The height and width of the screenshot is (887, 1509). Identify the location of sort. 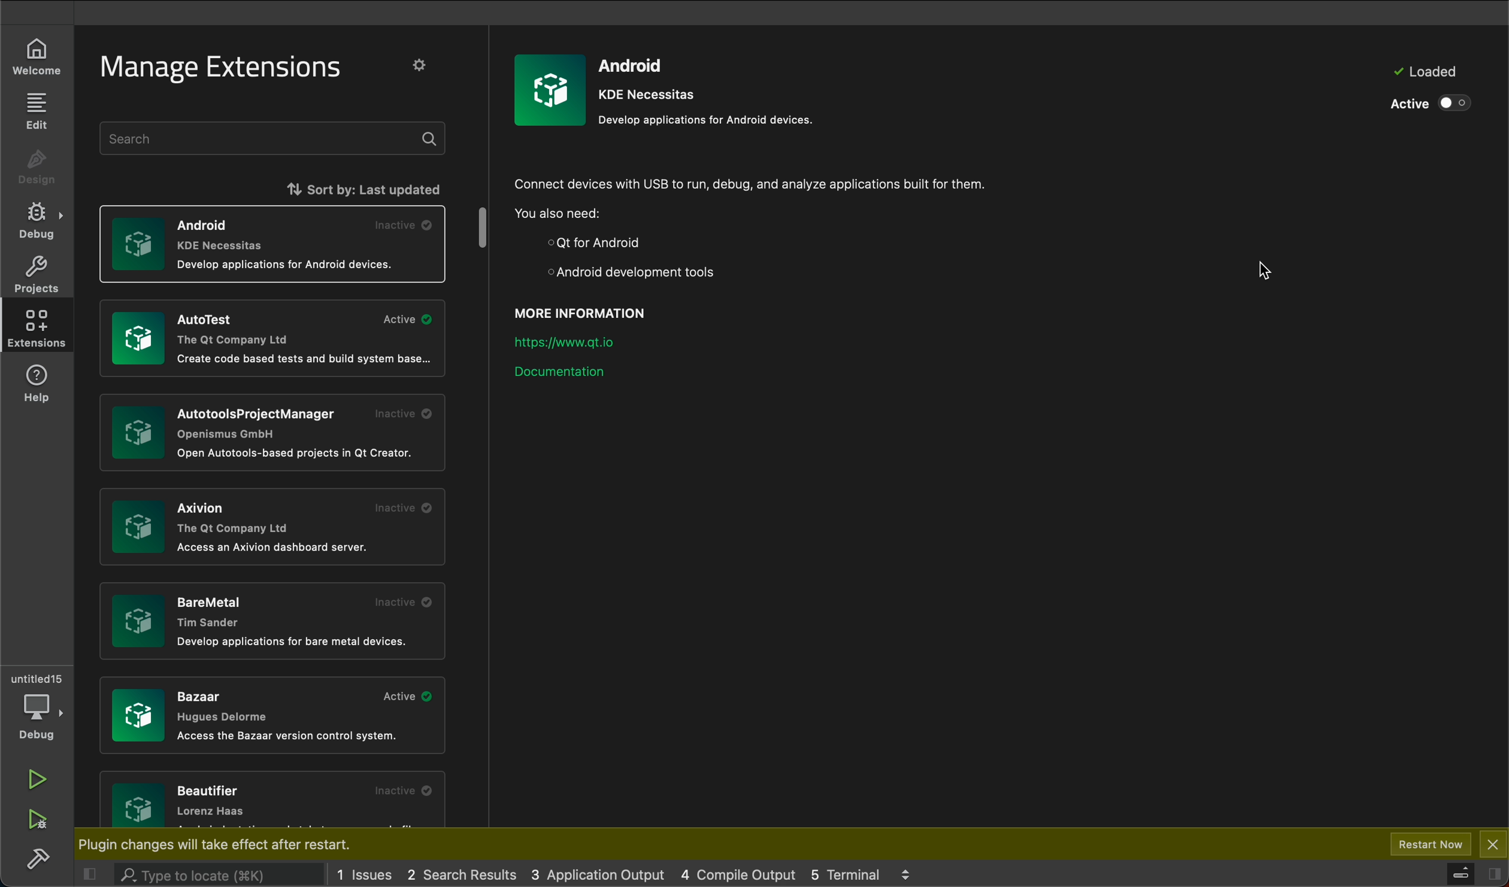
(324, 187).